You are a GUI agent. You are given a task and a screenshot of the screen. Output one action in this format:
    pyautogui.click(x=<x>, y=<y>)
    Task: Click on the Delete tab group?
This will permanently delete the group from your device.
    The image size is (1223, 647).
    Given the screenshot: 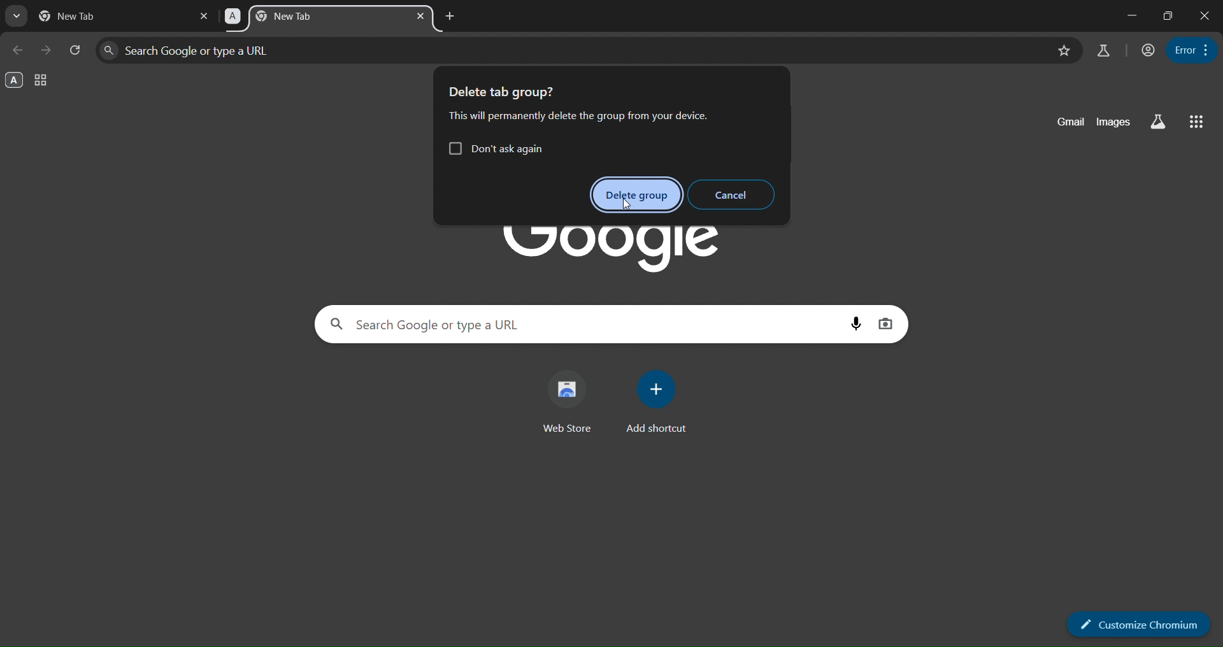 What is the action you would take?
    pyautogui.click(x=578, y=105)
    